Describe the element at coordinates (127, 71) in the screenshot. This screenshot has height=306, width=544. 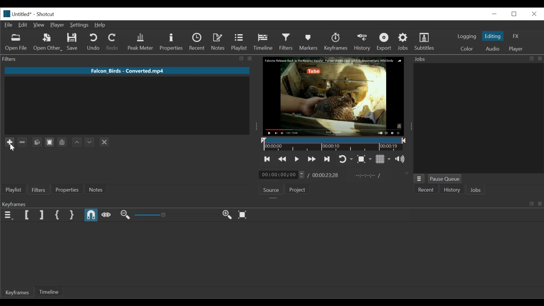
I see `File name` at that location.